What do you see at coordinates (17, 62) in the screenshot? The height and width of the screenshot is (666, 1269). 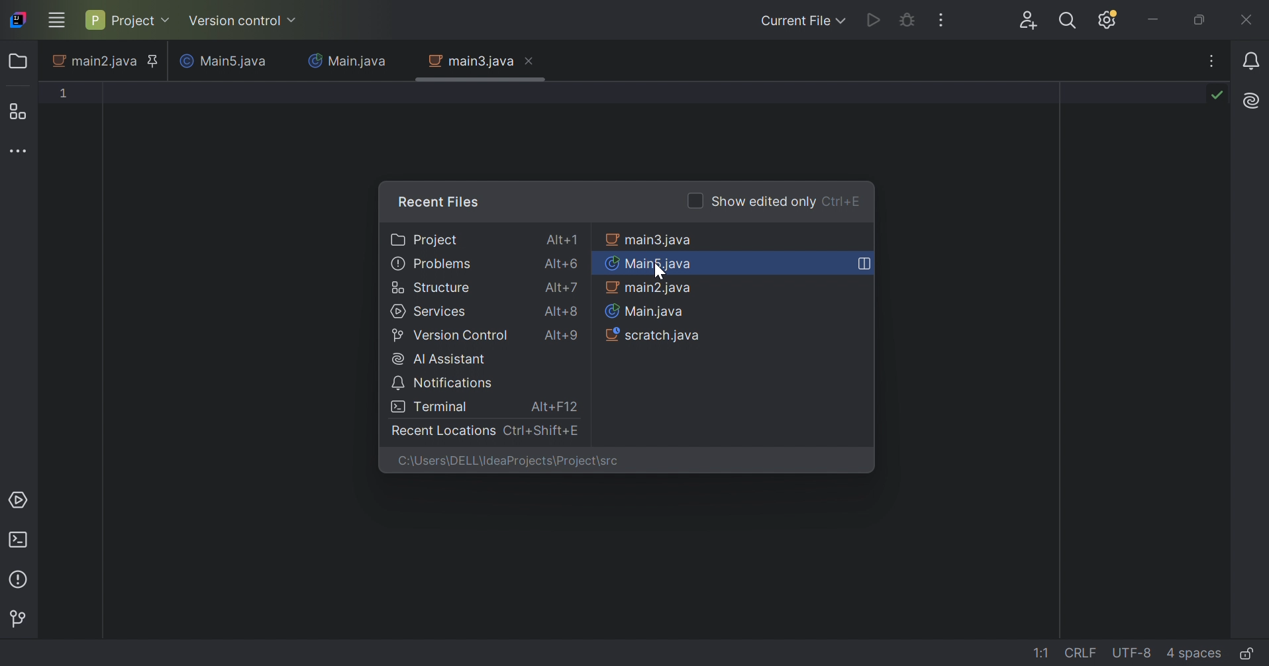 I see `Folder icon` at bounding box center [17, 62].